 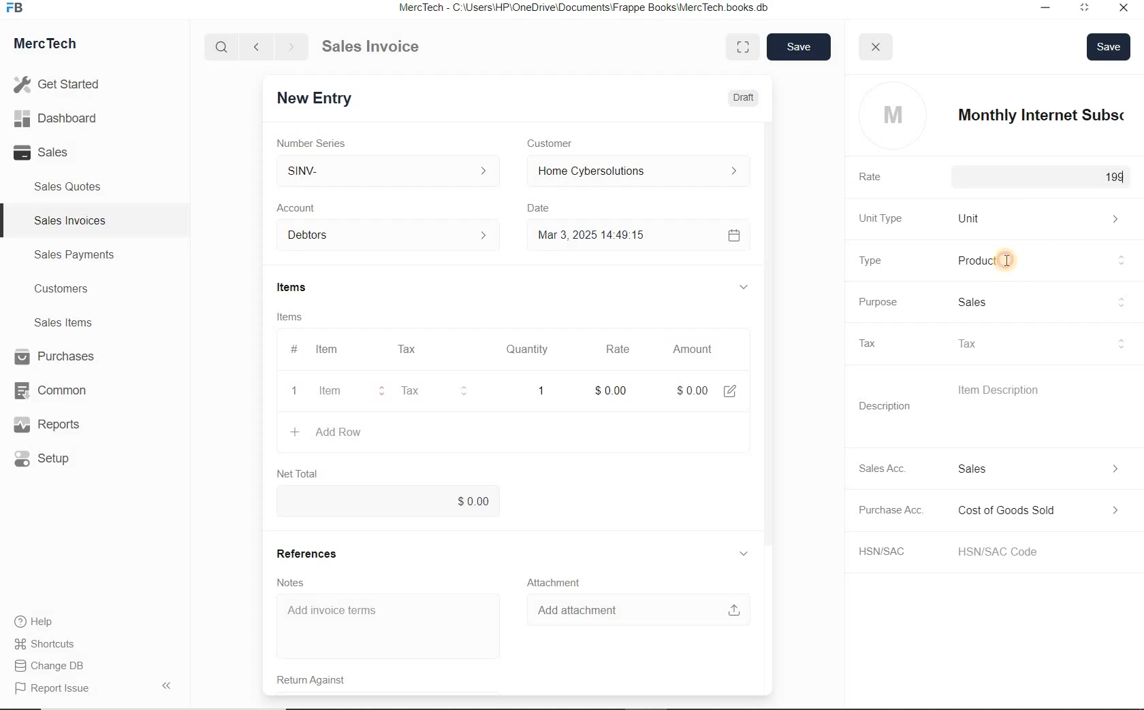 I want to click on Toggle between form and full width, so click(x=744, y=47).